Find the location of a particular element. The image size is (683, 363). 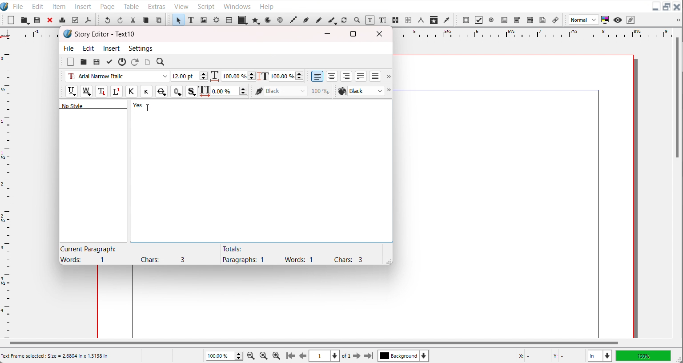

Select current layer is located at coordinates (403, 355).